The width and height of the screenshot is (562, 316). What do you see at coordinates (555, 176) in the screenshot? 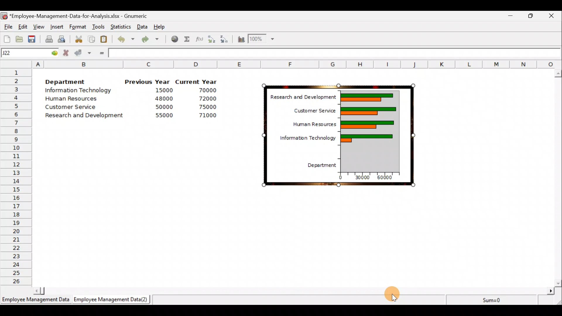
I see `Scroll bar` at bounding box center [555, 176].